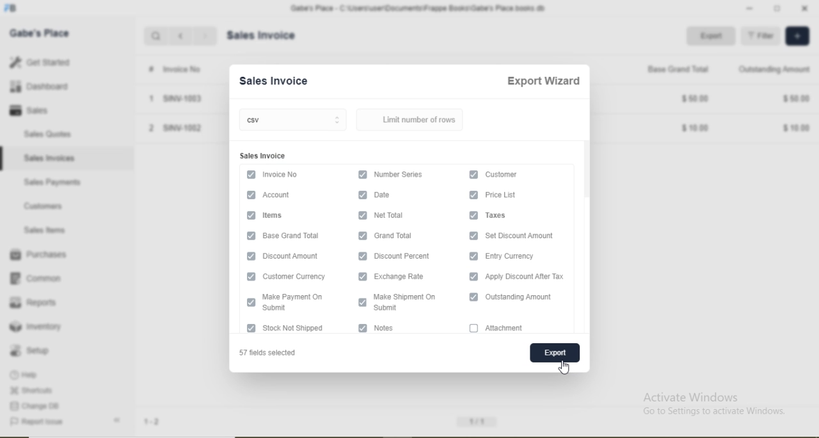 This screenshot has height=438, width=819. What do you see at coordinates (276, 194) in the screenshot?
I see `Account` at bounding box center [276, 194].